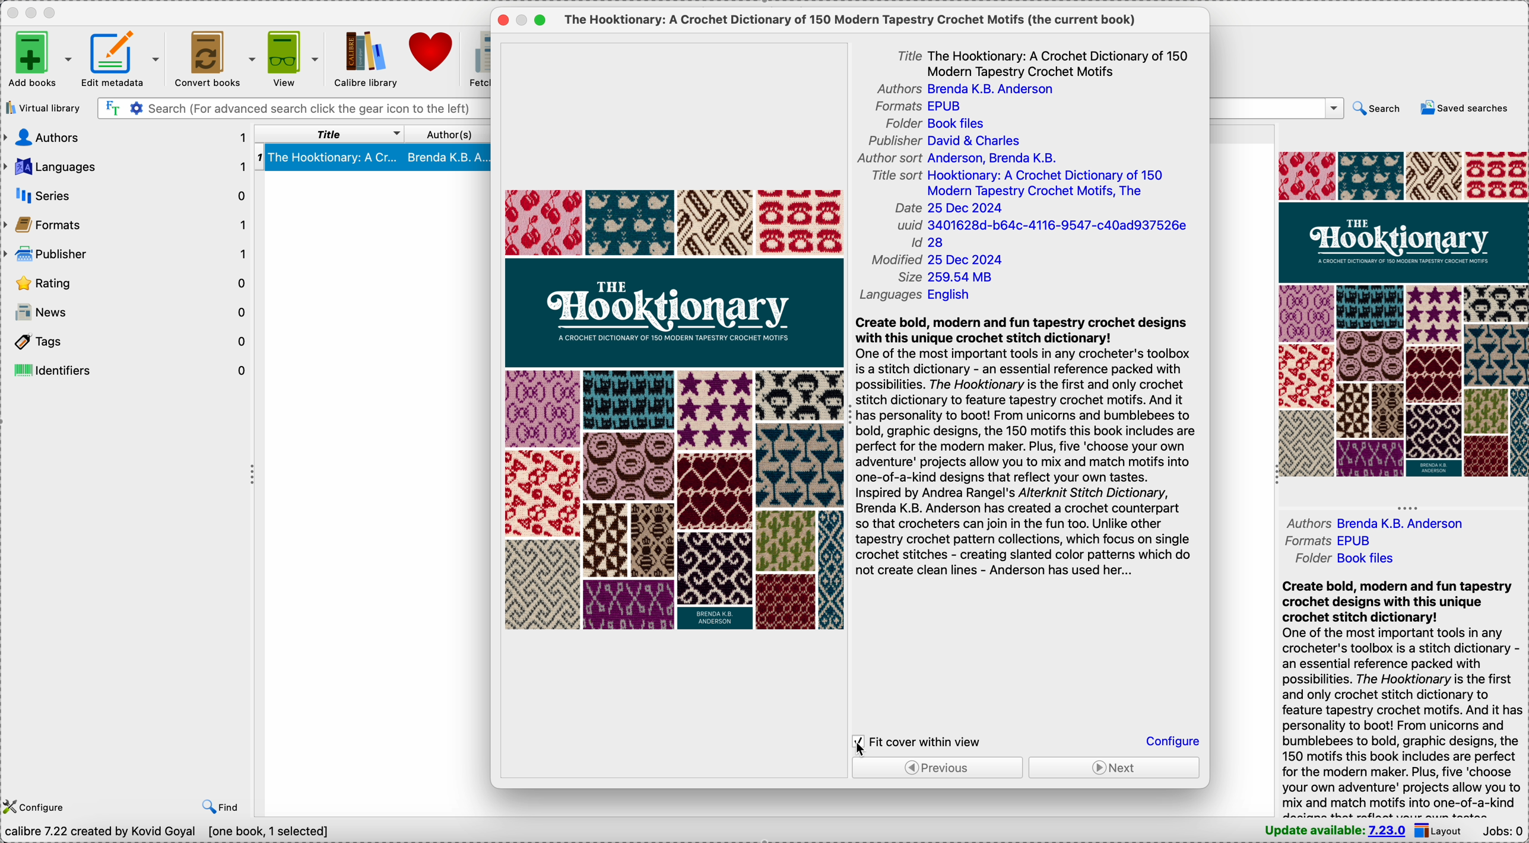 This screenshot has width=1529, height=843. I want to click on Jobs: 0, so click(1503, 832).